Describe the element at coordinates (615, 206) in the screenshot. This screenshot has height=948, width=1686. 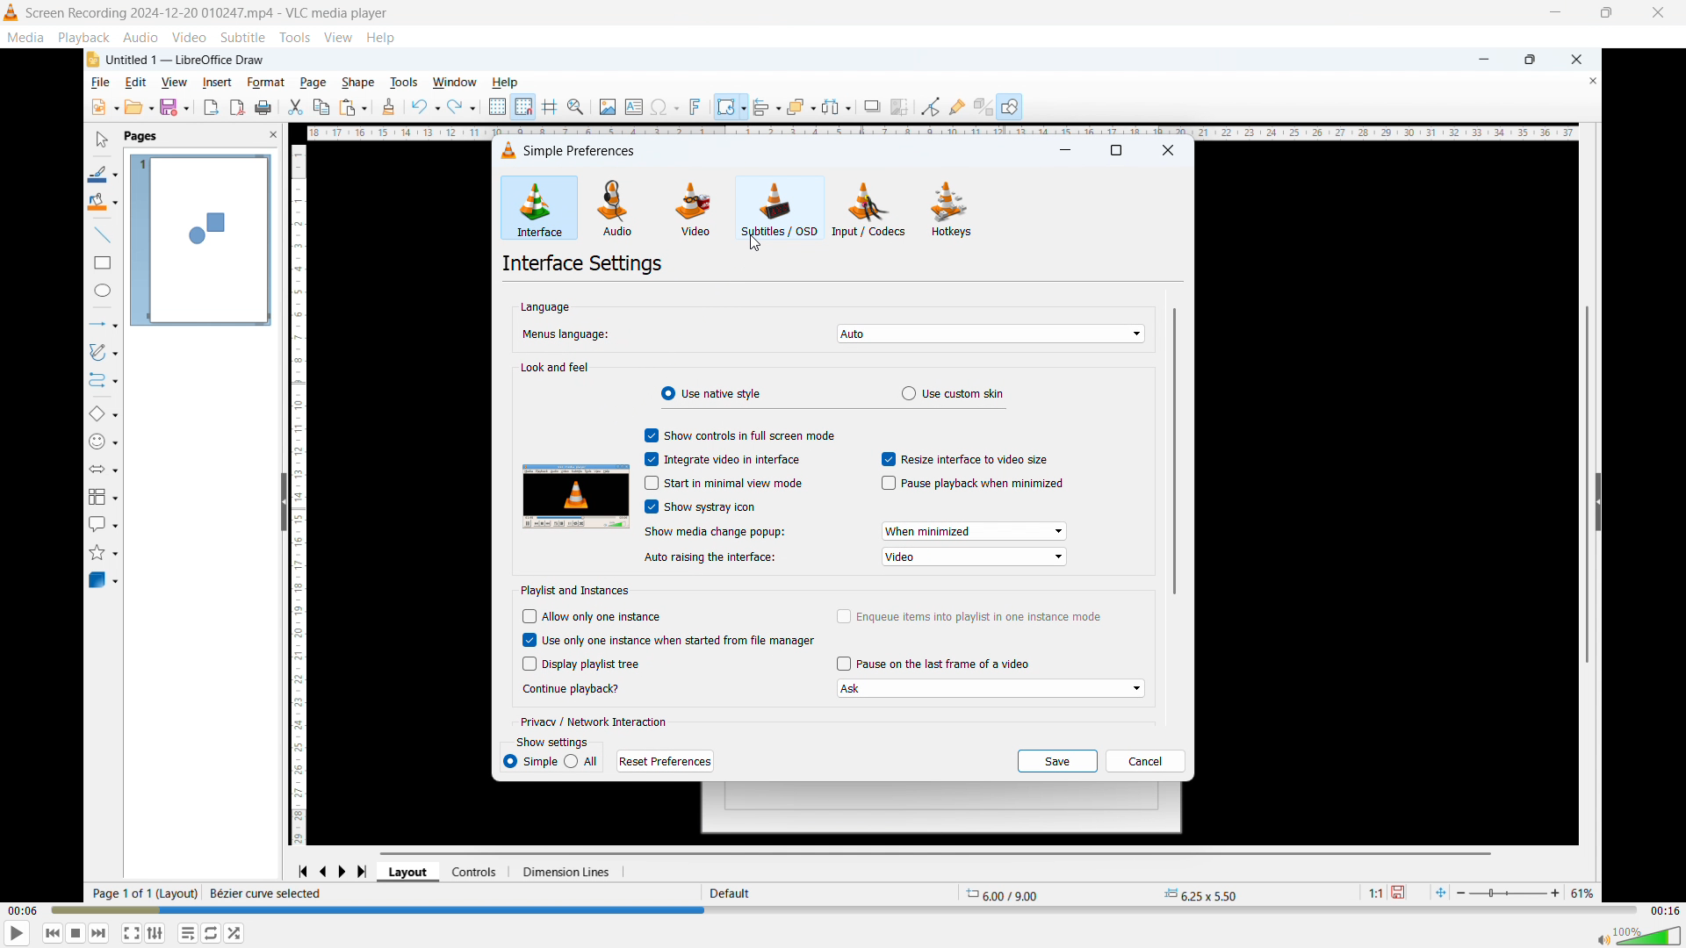
I see `Audio ` at that location.